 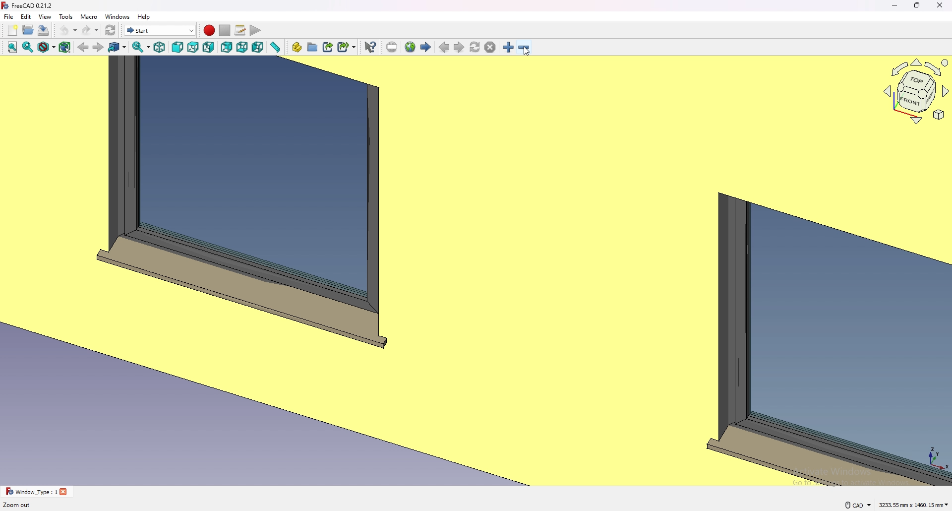 What do you see at coordinates (193, 47) in the screenshot?
I see `top` at bounding box center [193, 47].